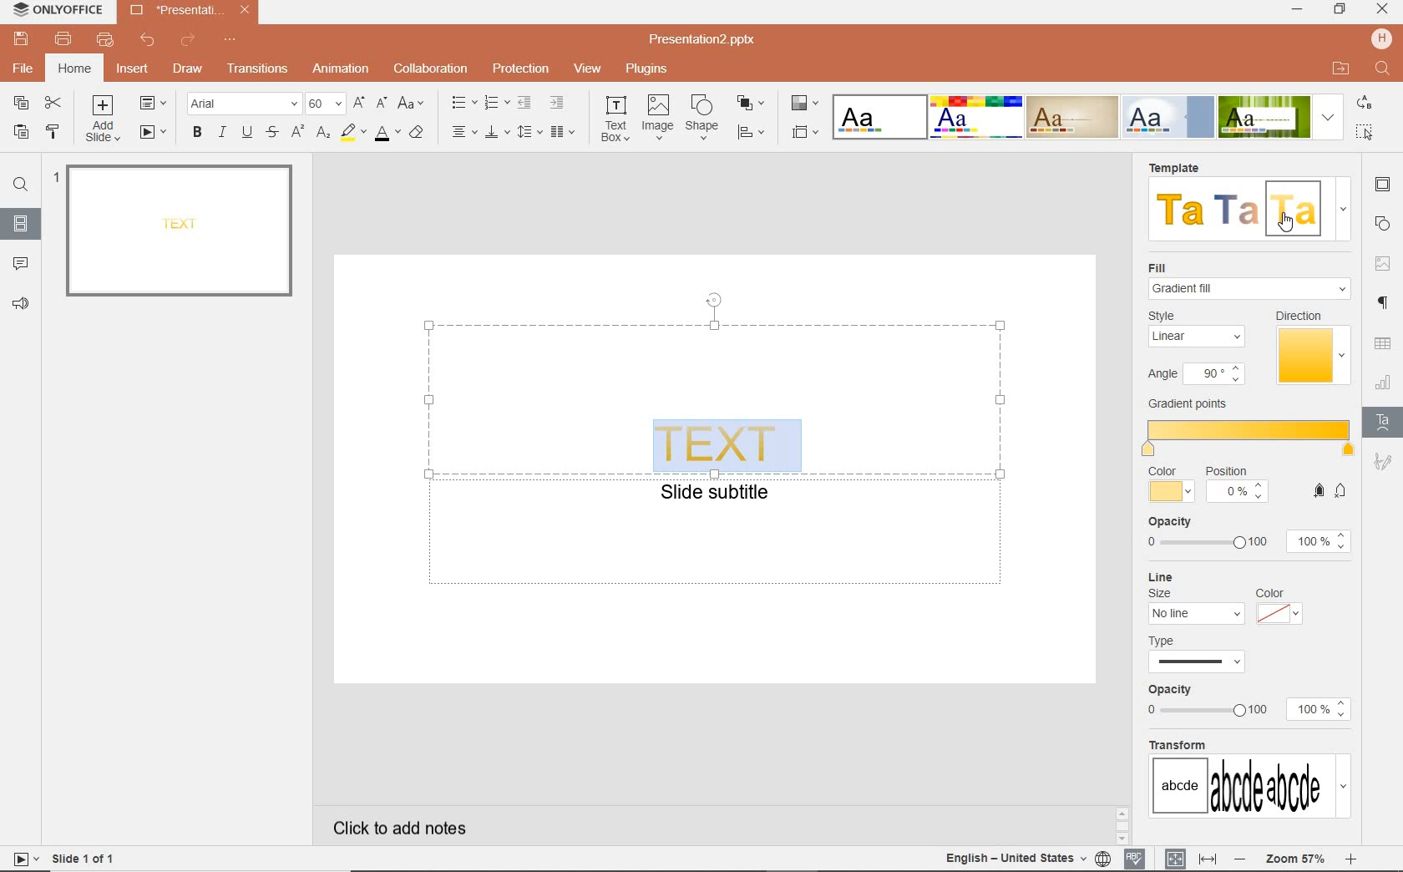  What do you see at coordinates (1172, 167) in the screenshot?
I see `template` at bounding box center [1172, 167].